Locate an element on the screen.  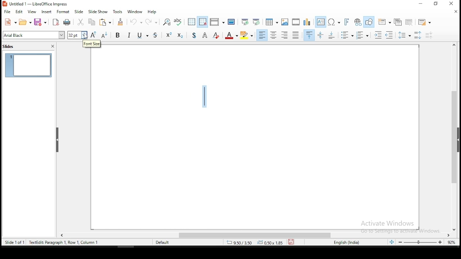
icon and file name is located at coordinates (38, 4).